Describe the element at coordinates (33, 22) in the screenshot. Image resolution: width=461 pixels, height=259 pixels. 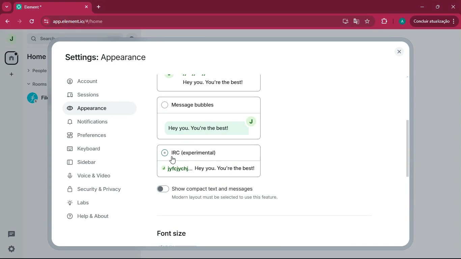
I see `refresh` at that location.